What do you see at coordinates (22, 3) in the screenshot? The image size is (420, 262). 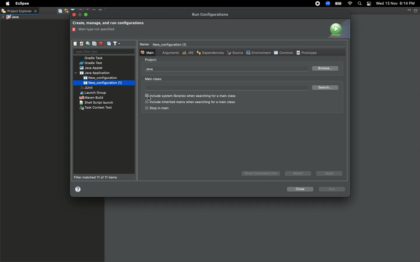 I see `Eclipse` at bounding box center [22, 3].